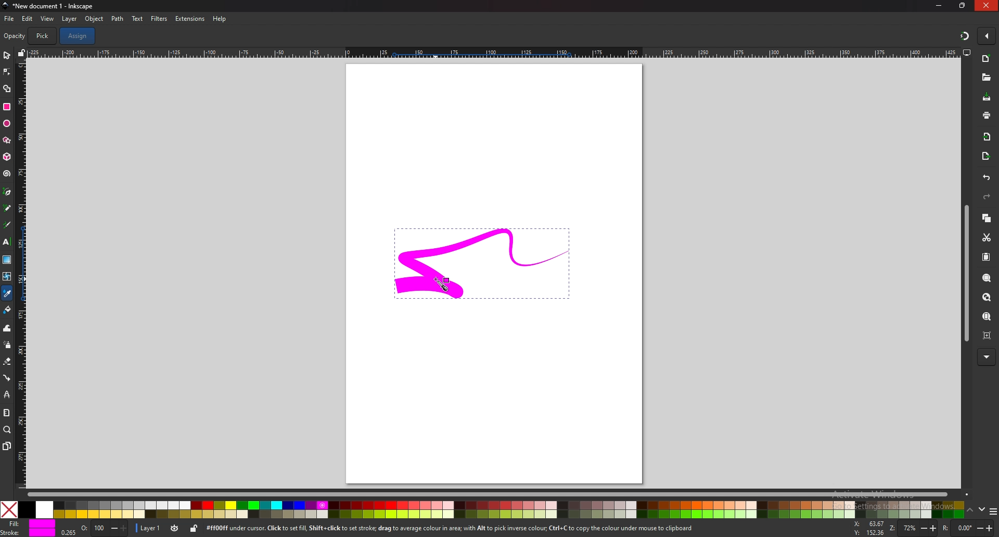  I want to click on lpe, so click(7, 395).